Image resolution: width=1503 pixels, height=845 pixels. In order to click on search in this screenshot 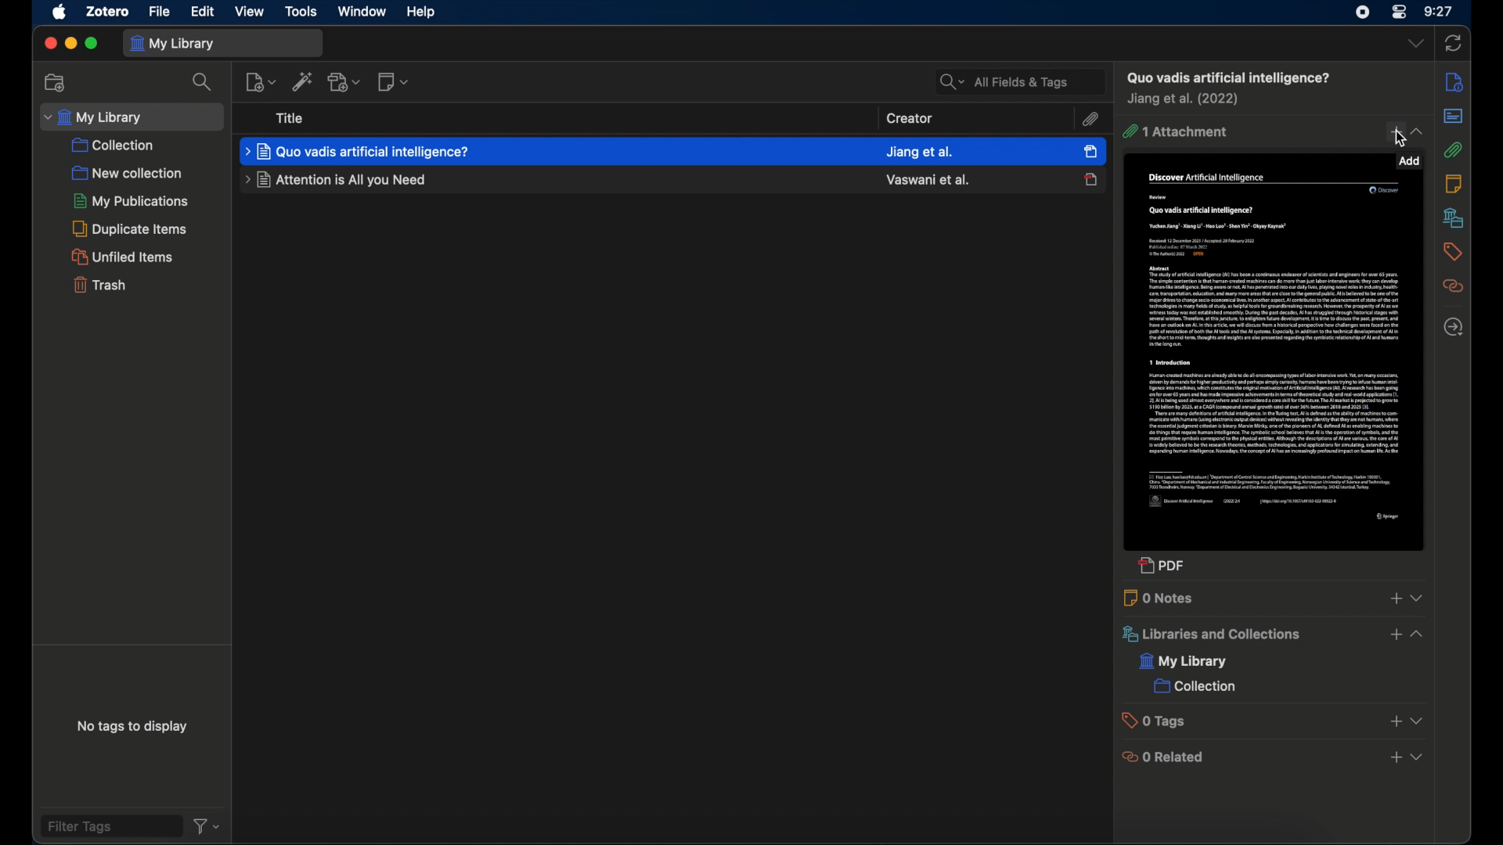, I will do `click(203, 82)`.